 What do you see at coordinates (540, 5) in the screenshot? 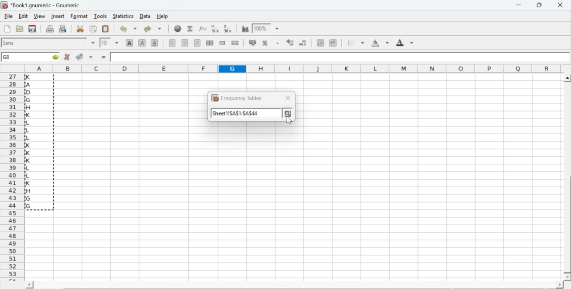
I see `restore down` at bounding box center [540, 5].